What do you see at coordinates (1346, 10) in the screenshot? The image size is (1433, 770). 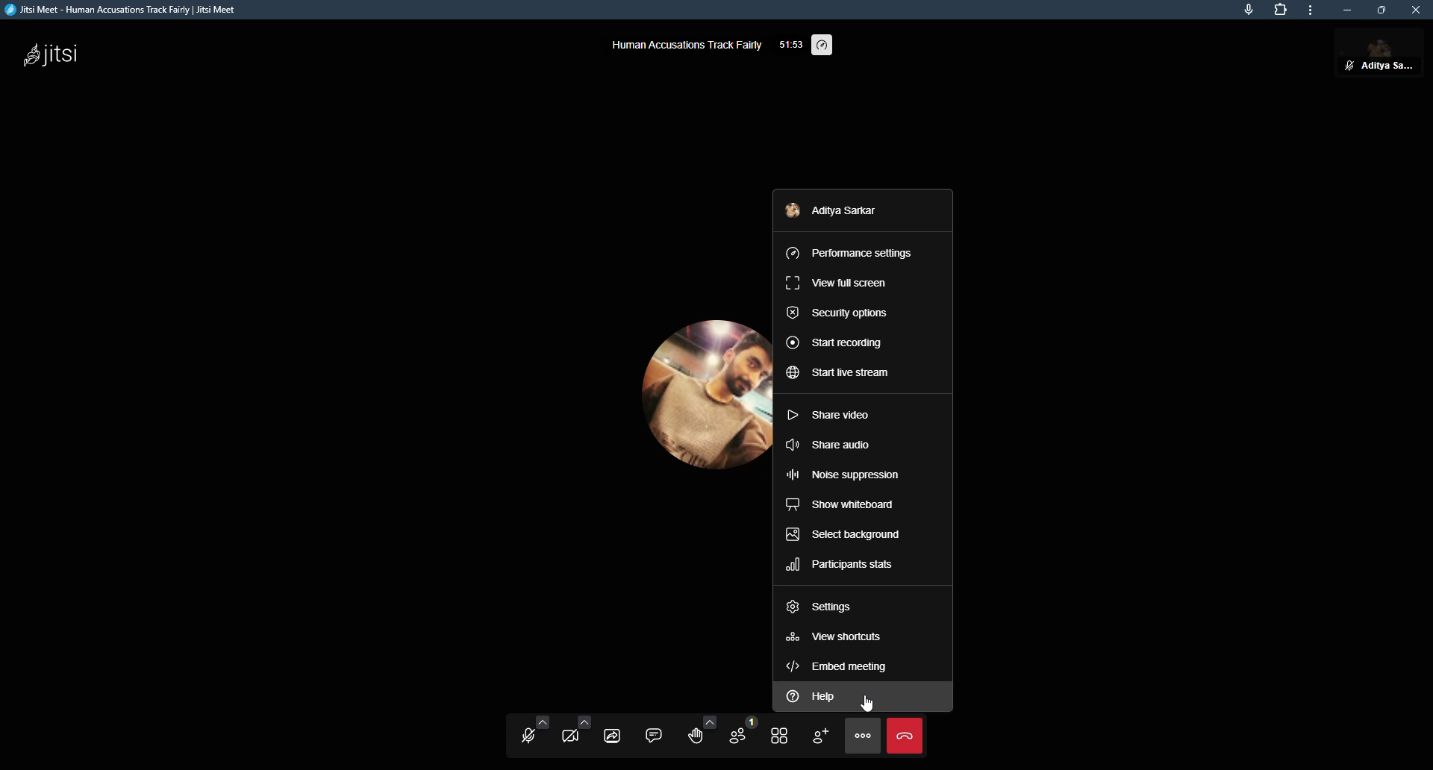 I see `minimize` at bounding box center [1346, 10].